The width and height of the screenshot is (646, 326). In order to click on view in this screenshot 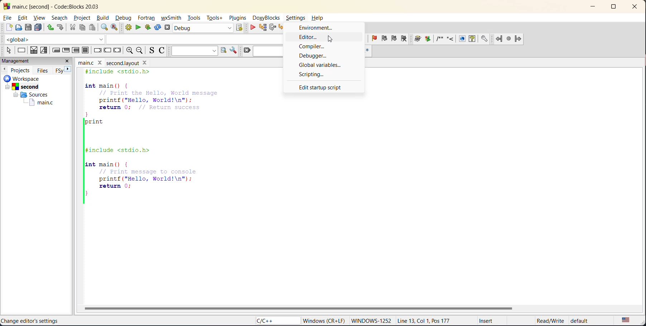, I will do `click(40, 18)`.